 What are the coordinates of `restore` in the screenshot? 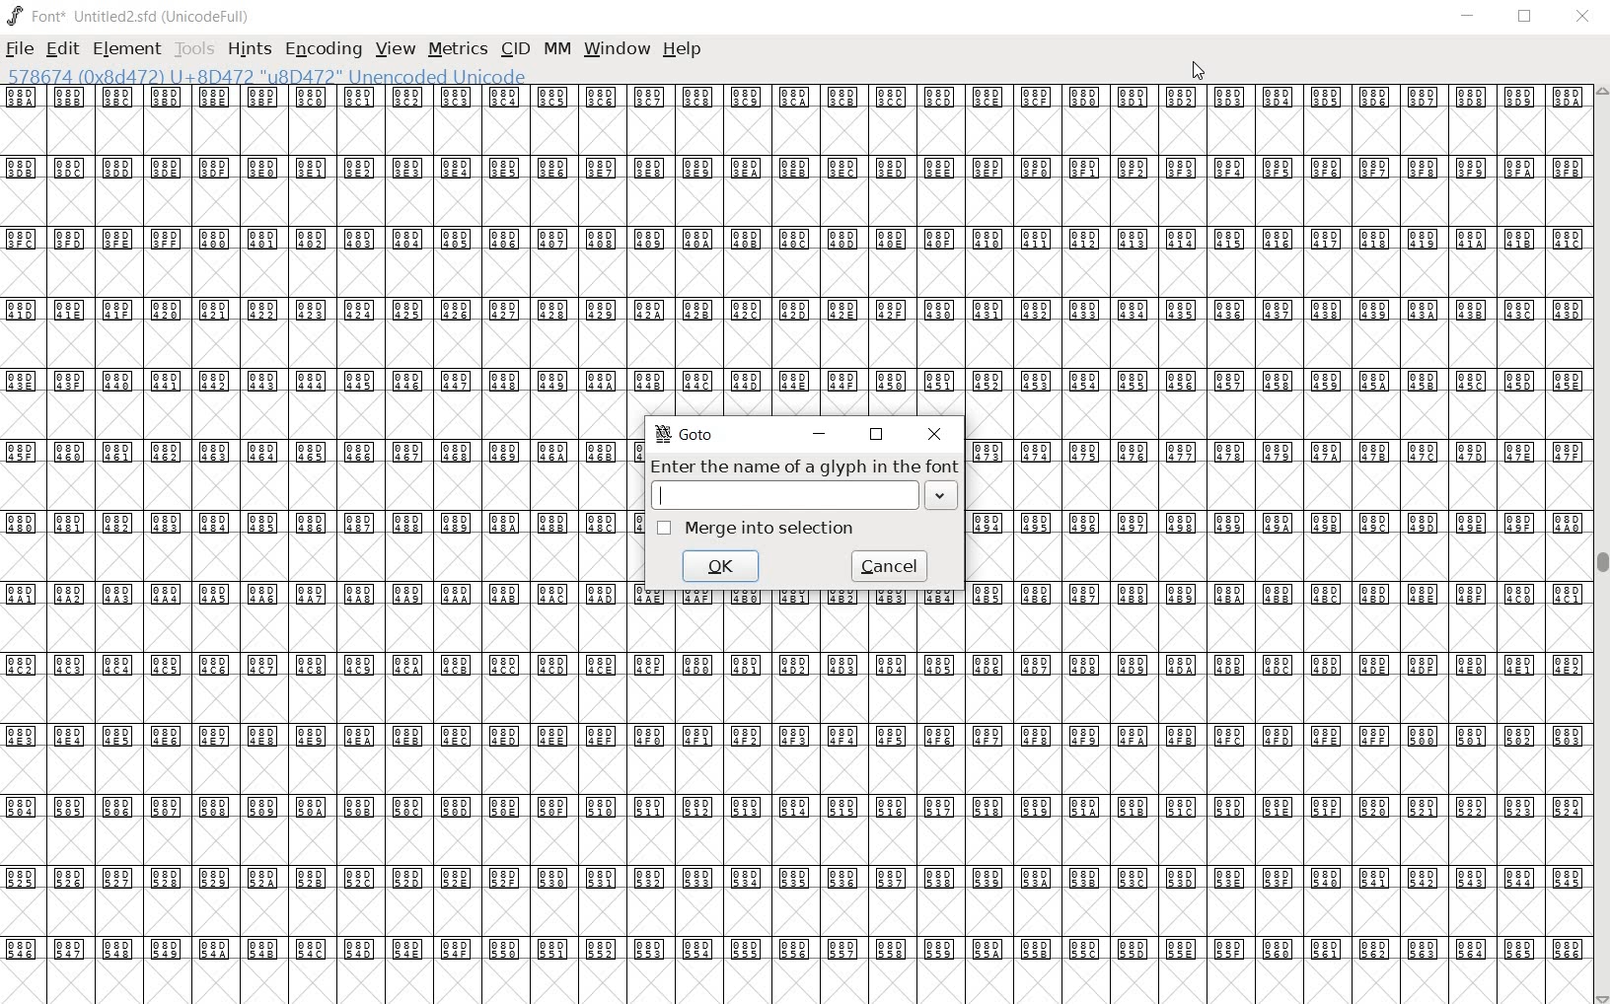 It's located at (875, 435).